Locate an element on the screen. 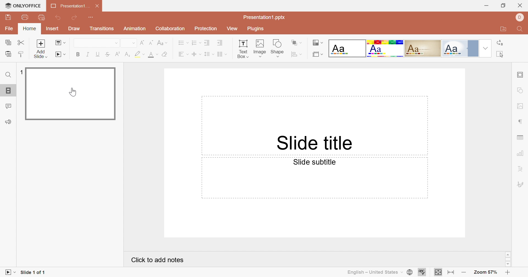 This screenshot has width=528, height=277. Superscript is located at coordinates (118, 54).